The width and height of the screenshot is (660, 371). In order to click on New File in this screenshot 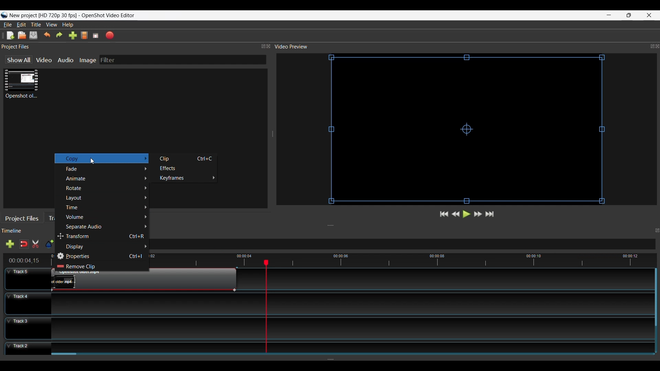, I will do `click(9, 35)`.